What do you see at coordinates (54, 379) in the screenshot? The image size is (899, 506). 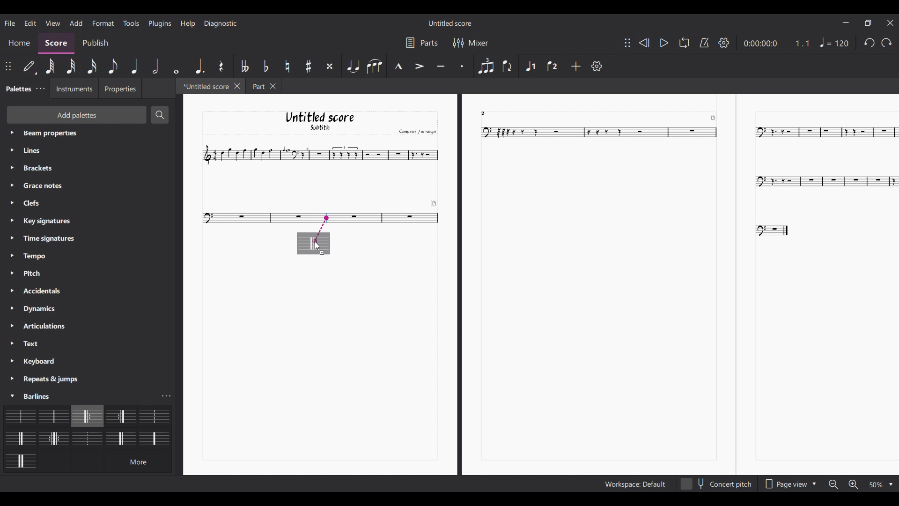 I see `Palette settings` at bounding box center [54, 379].